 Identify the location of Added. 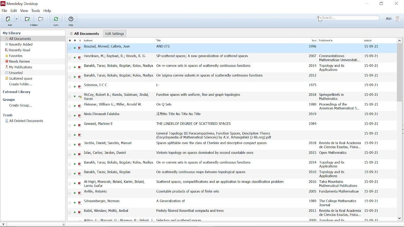
(377, 40).